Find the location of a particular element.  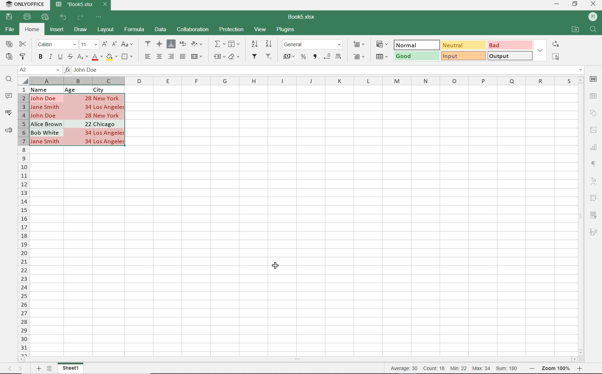

COMMENTS is located at coordinates (10, 96).